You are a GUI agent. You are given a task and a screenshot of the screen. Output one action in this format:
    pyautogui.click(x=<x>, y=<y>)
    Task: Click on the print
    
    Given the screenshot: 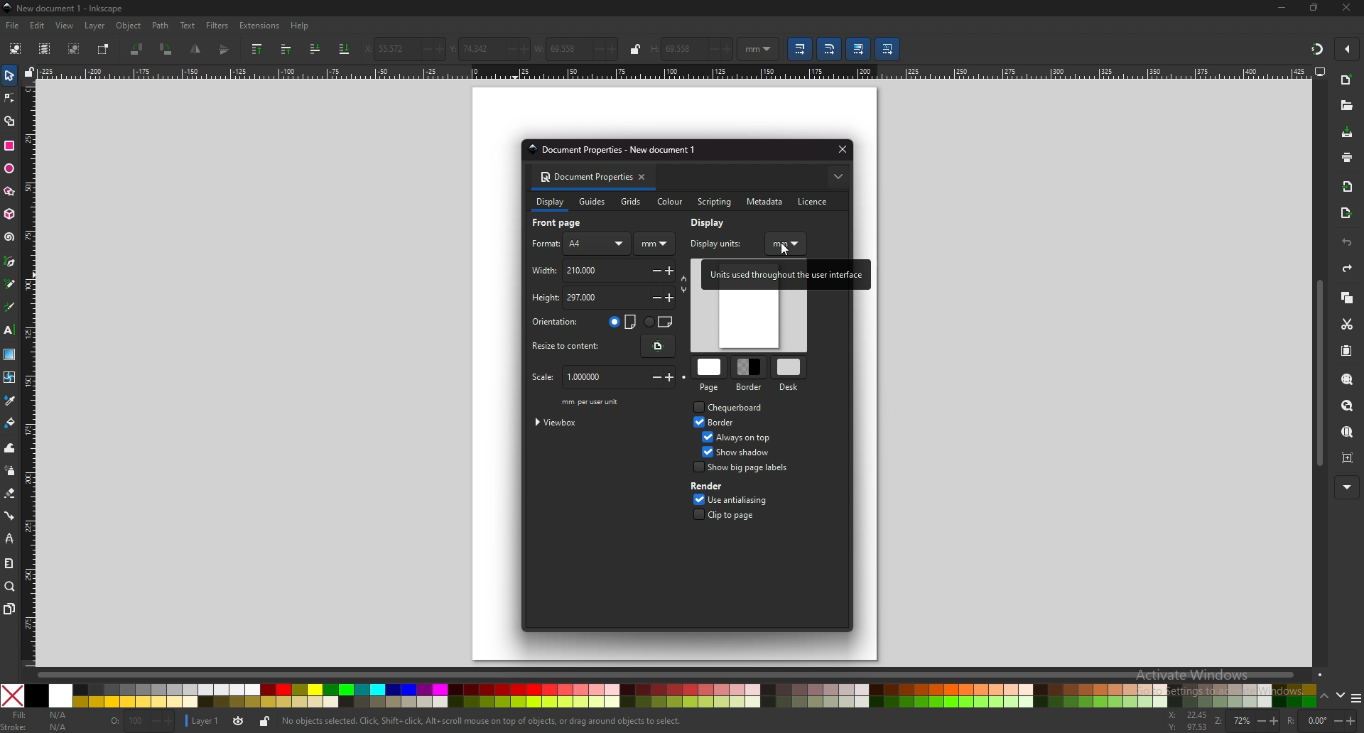 What is the action you would take?
    pyautogui.click(x=1347, y=157)
    